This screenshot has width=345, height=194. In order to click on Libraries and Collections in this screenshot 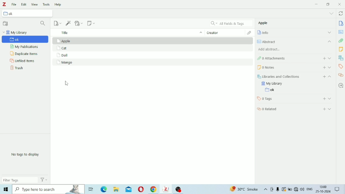, I will do `click(278, 76)`.